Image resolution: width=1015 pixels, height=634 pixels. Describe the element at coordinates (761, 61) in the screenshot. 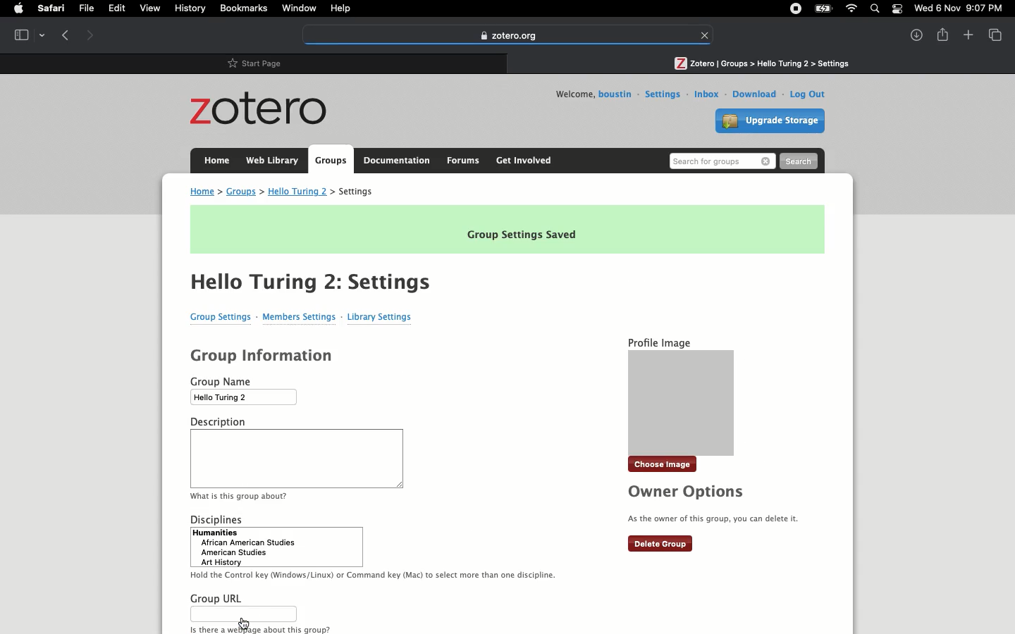

I see `Path` at that location.